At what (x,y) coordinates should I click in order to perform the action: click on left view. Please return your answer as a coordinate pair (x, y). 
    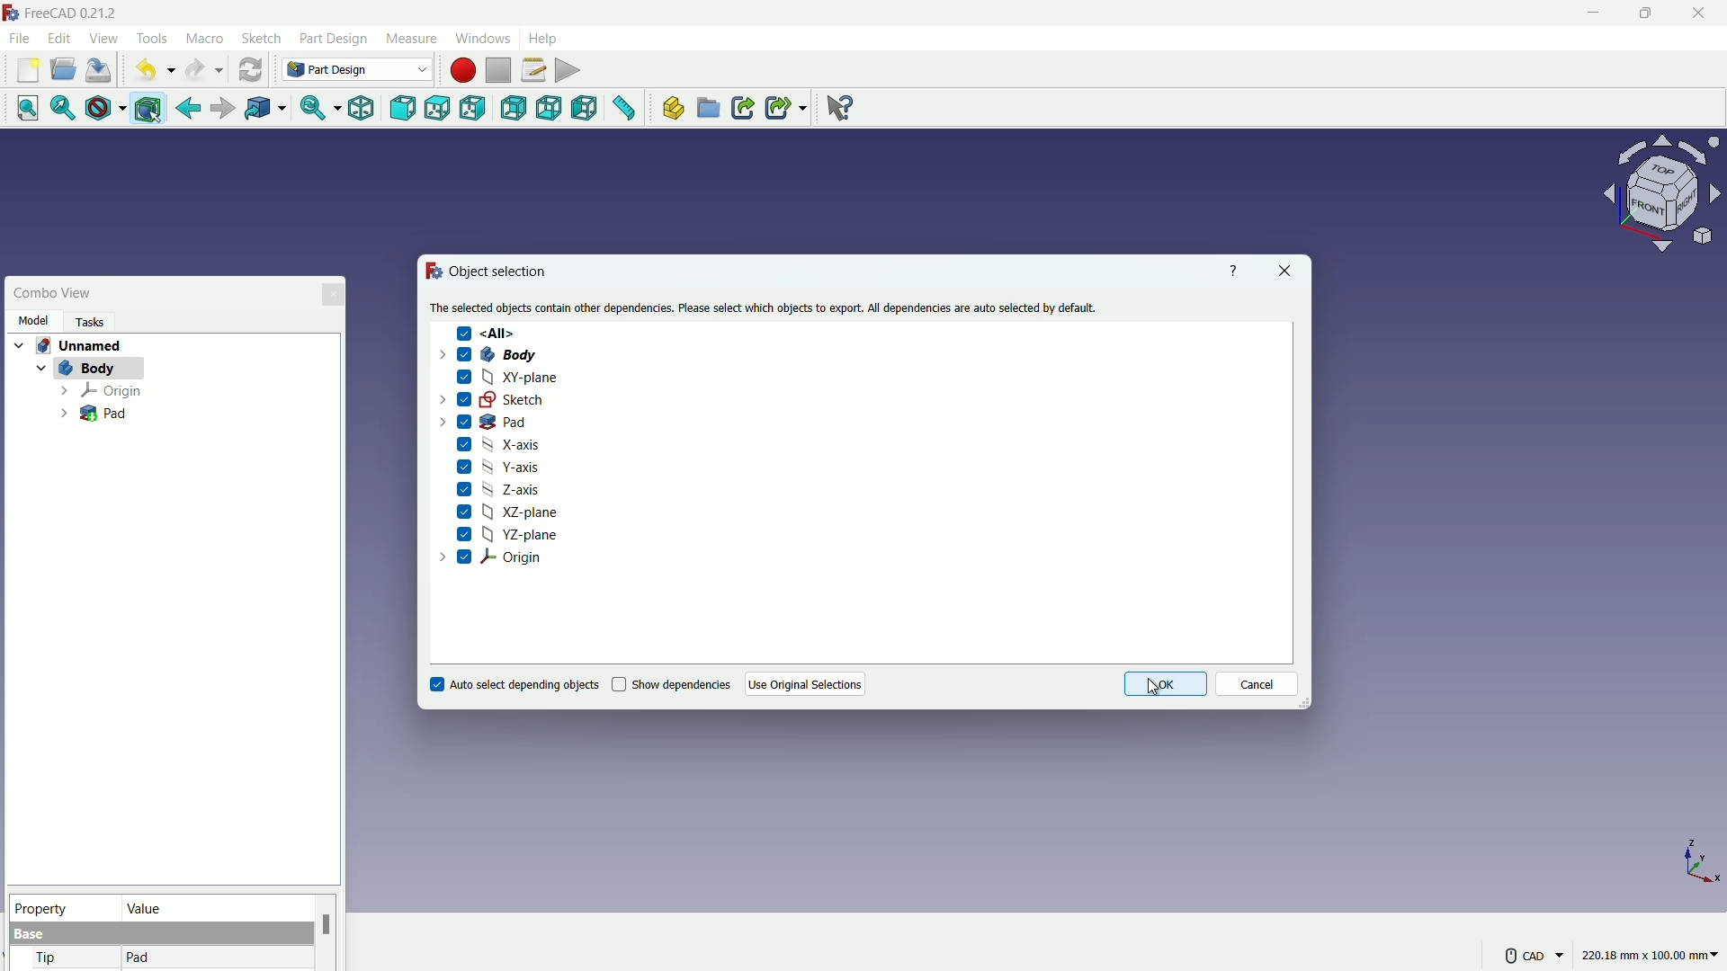
    Looking at the image, I should click on (586, 110).